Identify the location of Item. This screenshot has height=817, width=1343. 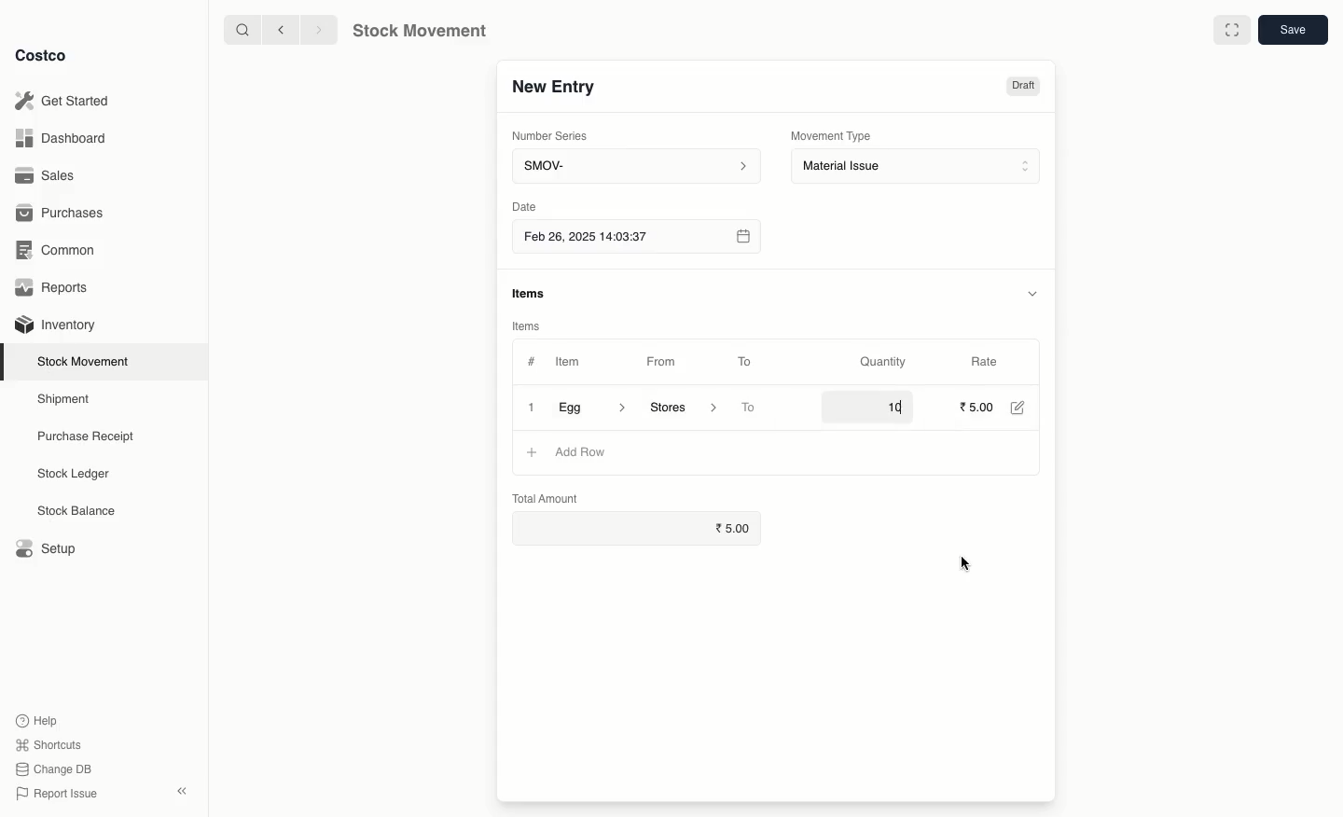
(577, 361).